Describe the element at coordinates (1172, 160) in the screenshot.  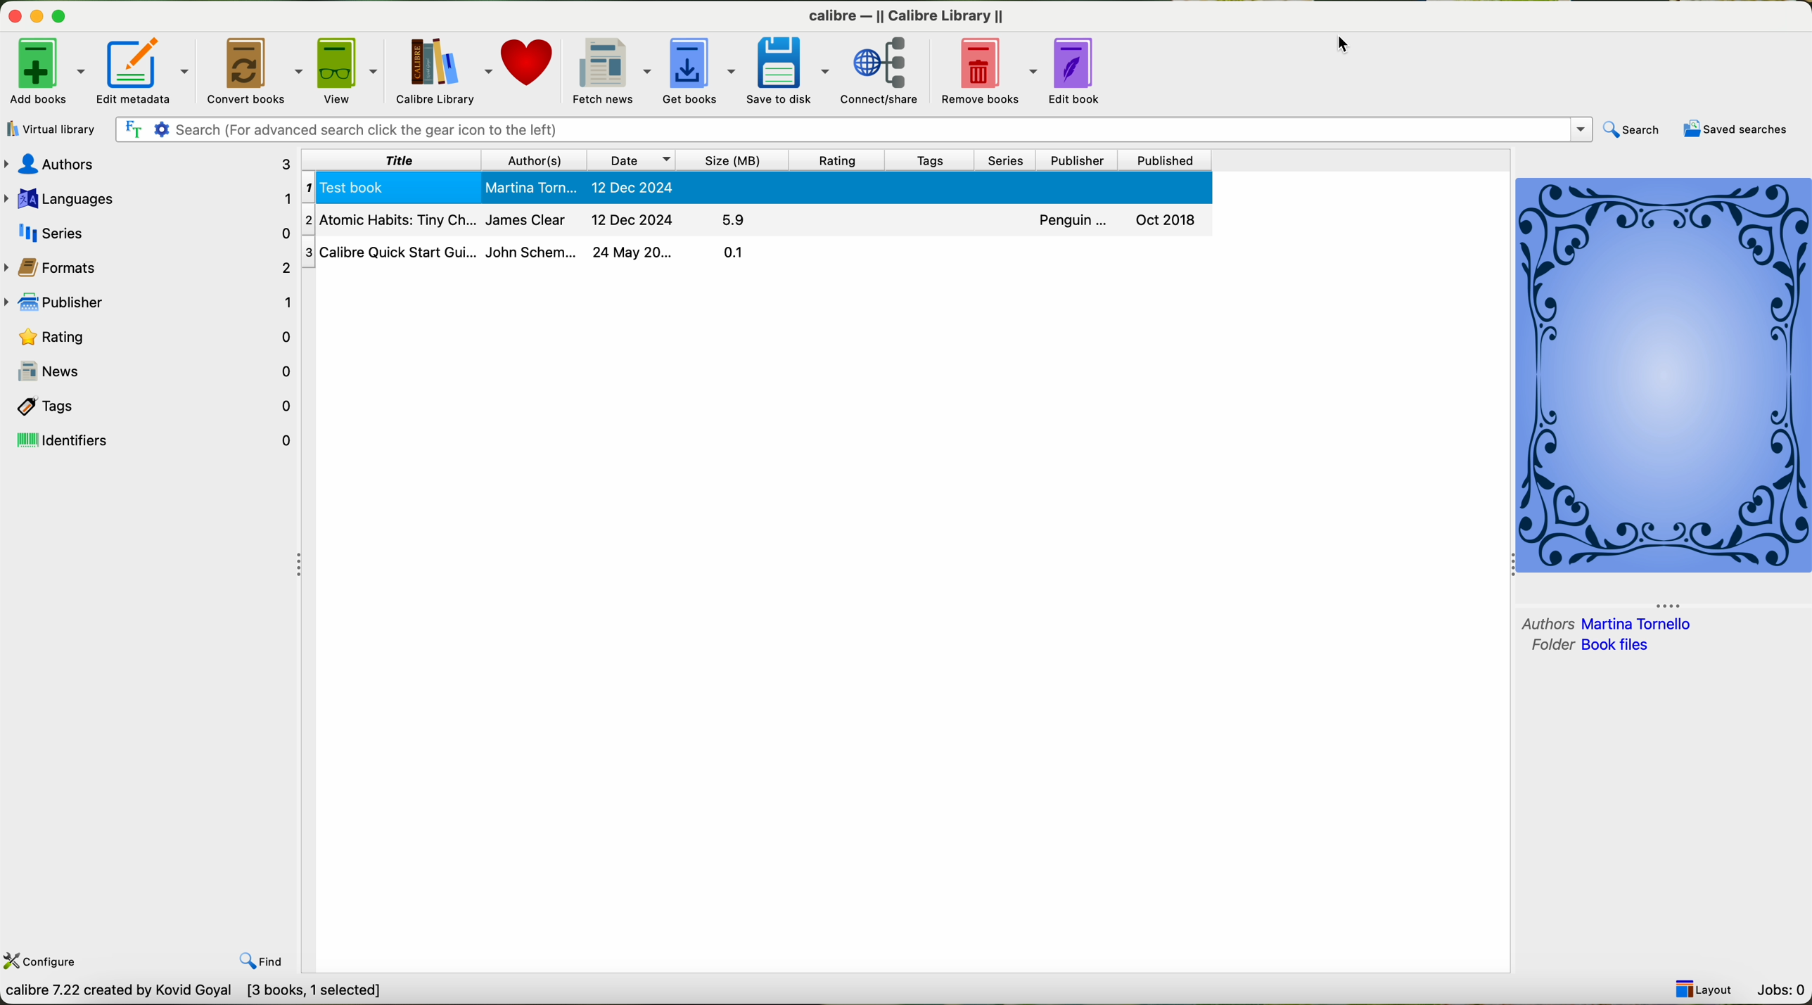
I see `published` at that location.